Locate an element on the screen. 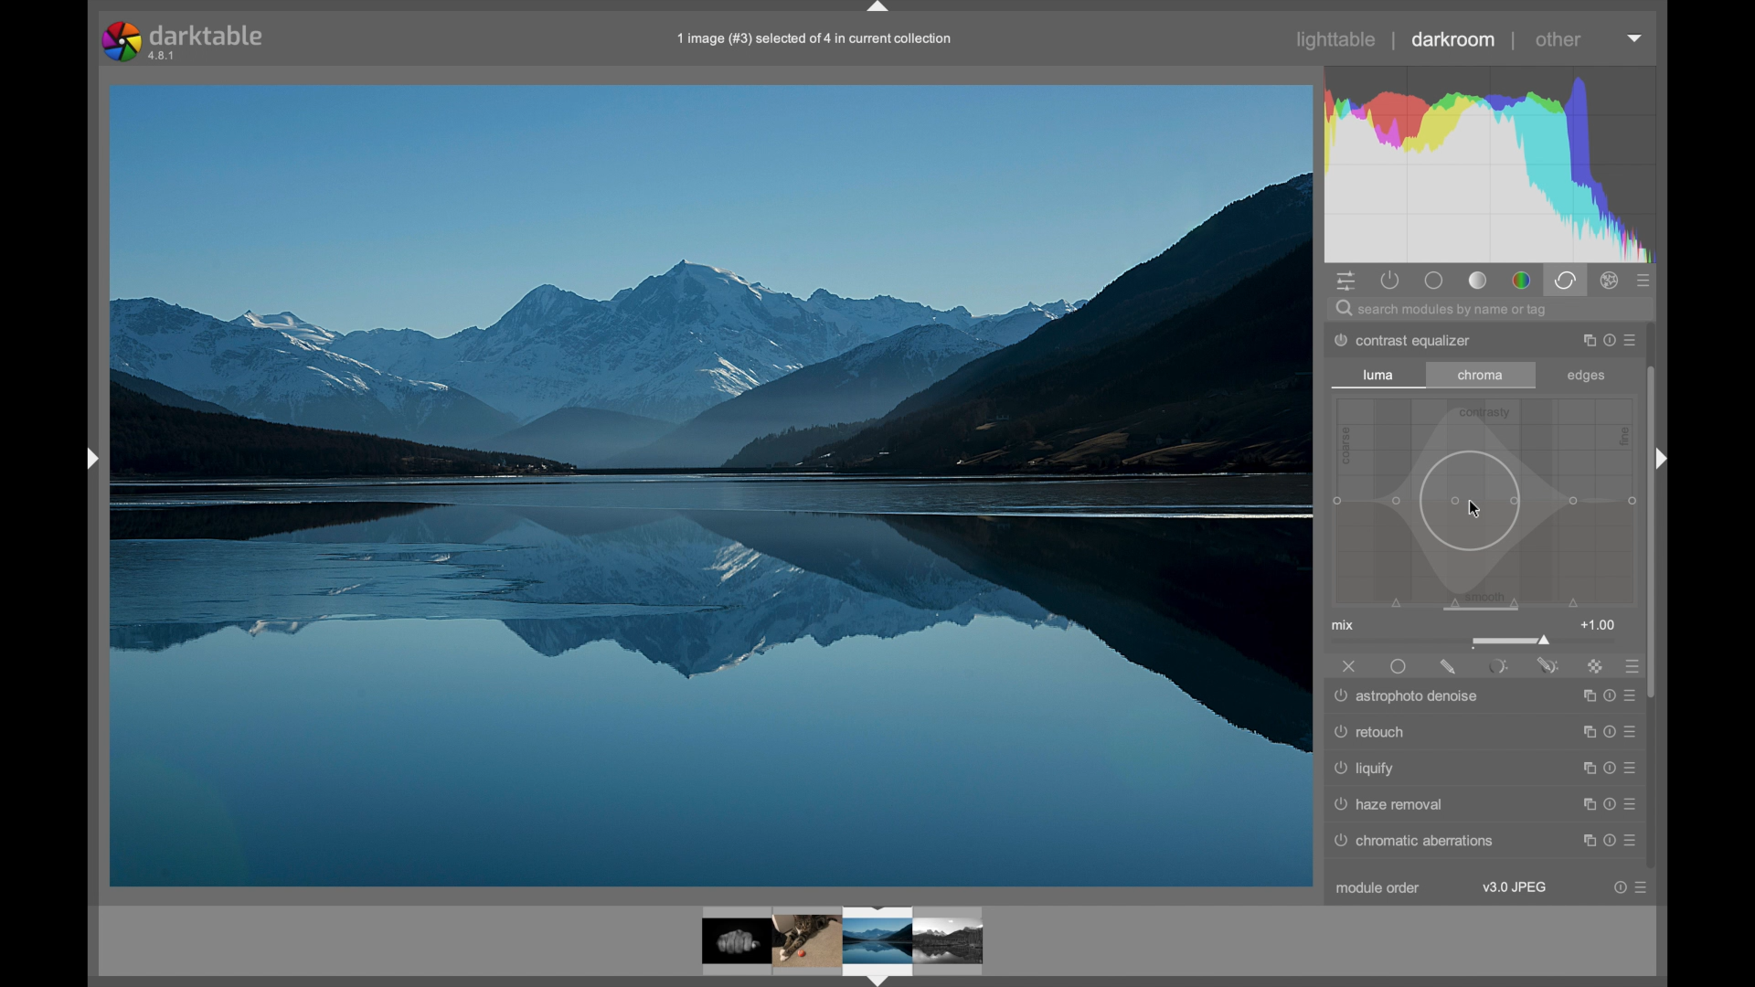 The height and width of the screenshot is (987, 1755). raw denoise is located at coordinates (1386, 804).